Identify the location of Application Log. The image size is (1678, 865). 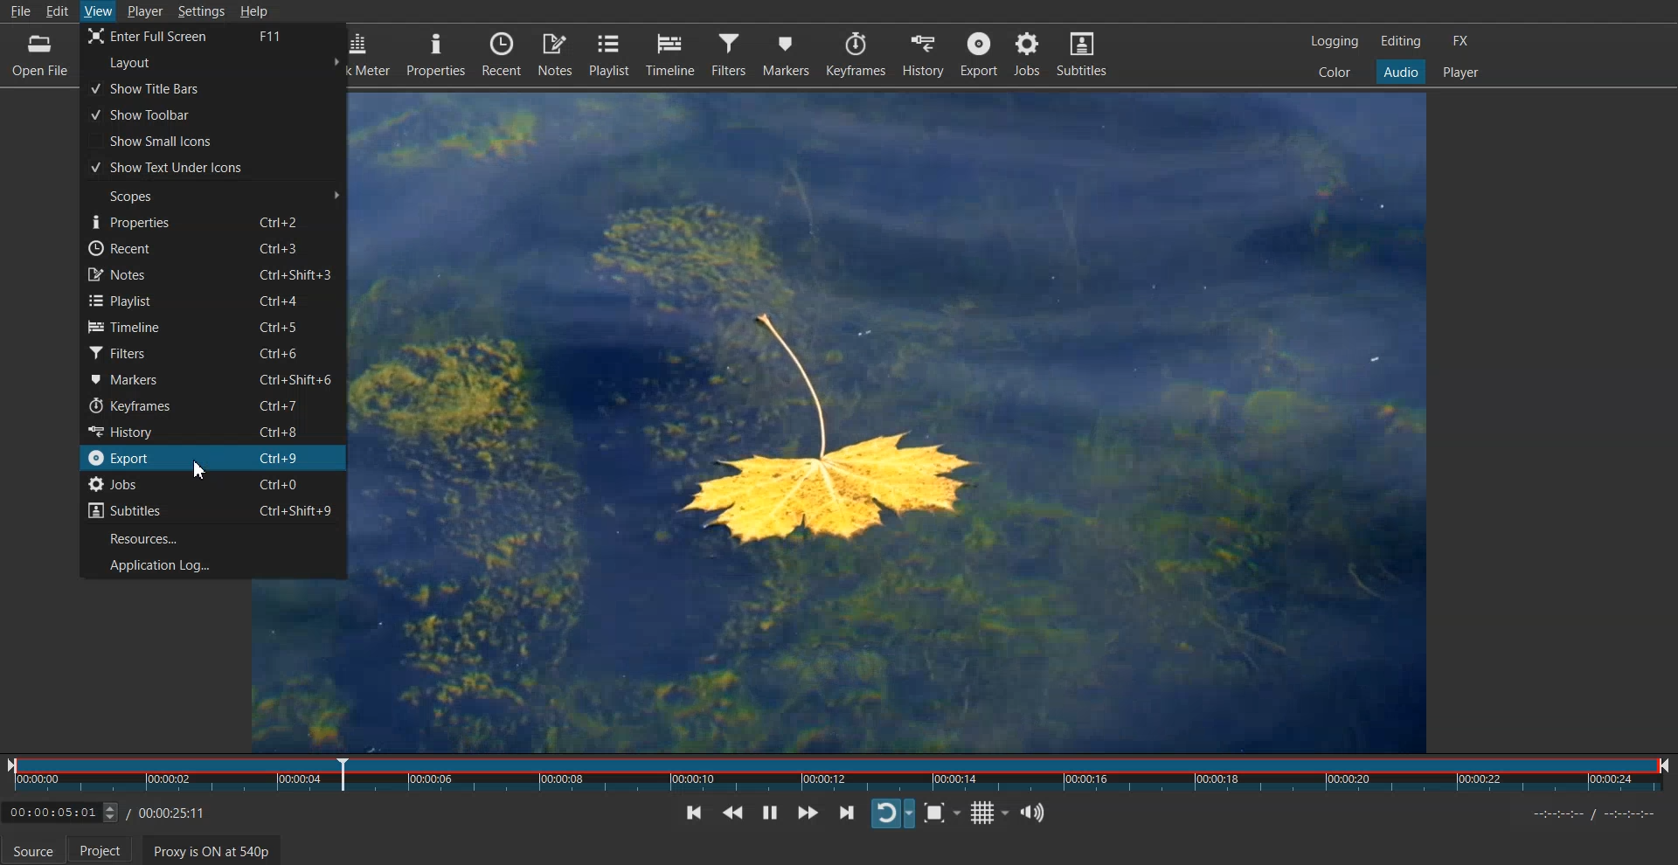
(211, 565).